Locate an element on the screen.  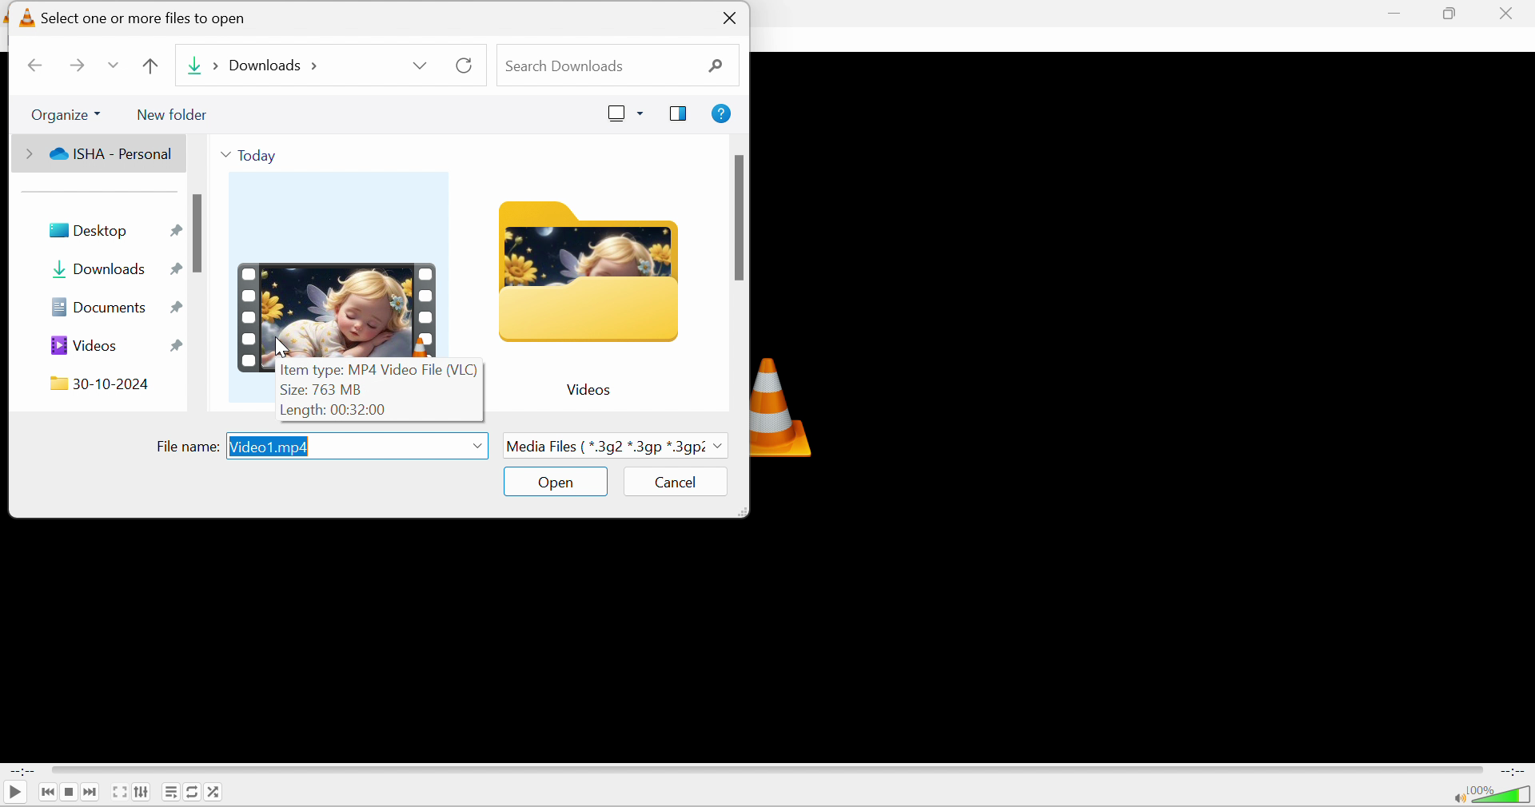
Play is located at coordinates (14, 793).